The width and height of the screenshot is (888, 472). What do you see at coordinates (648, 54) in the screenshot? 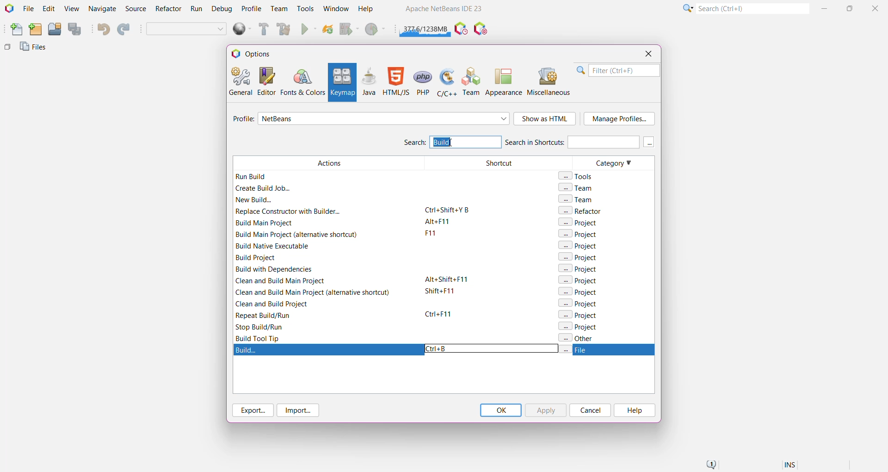
I see `Close` at bounding box center [648, 54].